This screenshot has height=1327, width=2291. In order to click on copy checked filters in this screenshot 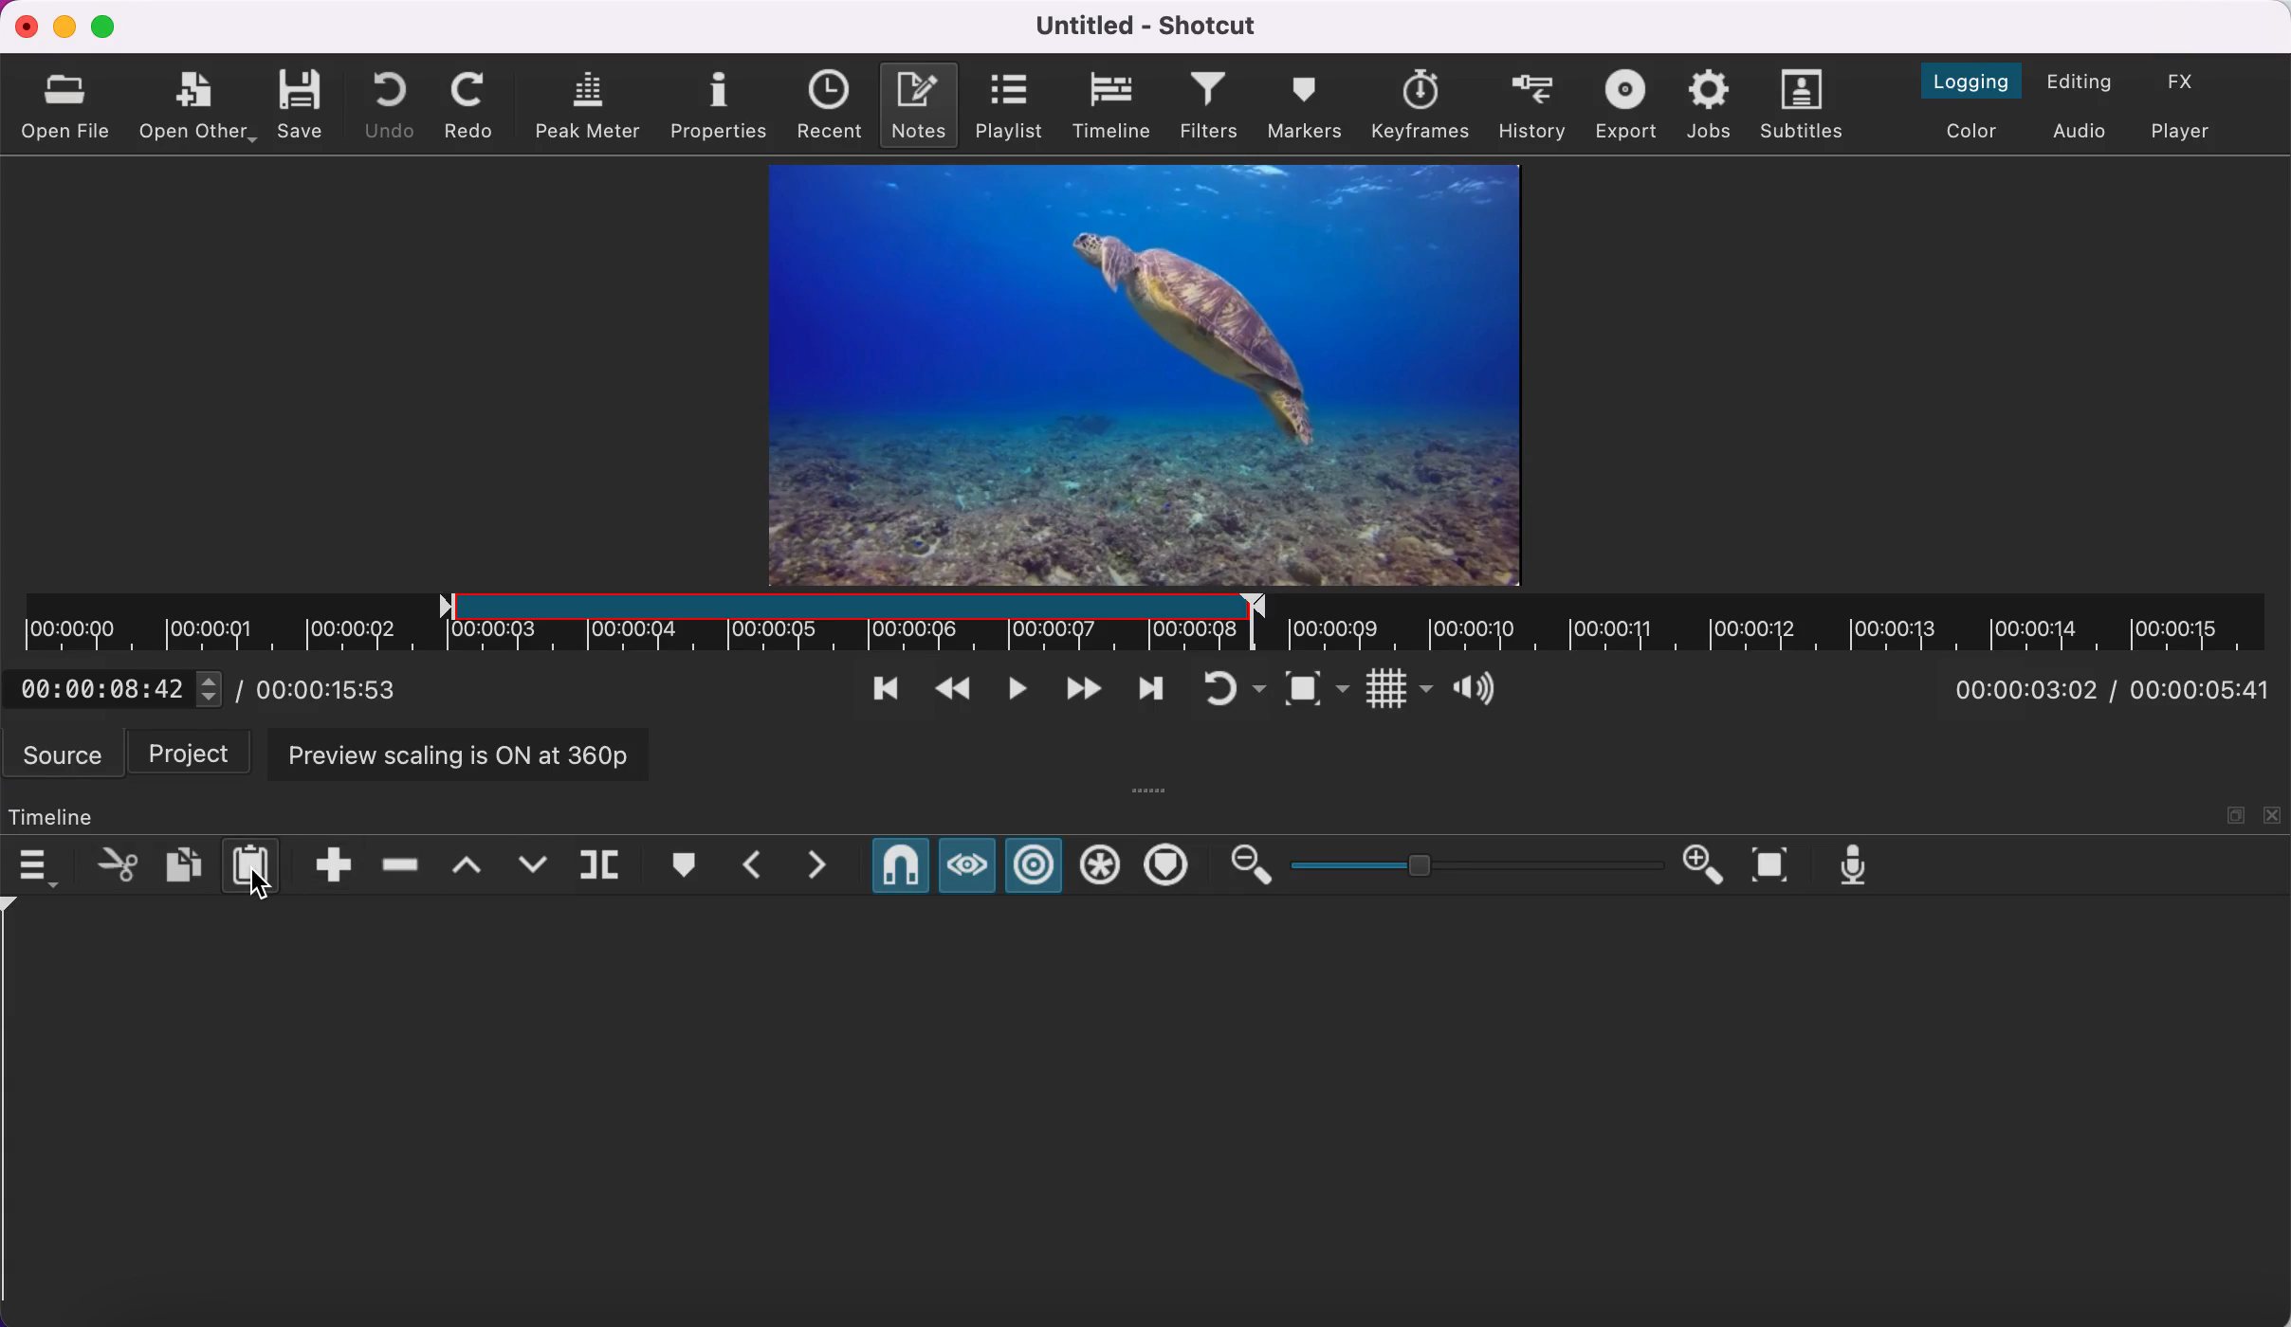, I will do `click(181, 863)`.